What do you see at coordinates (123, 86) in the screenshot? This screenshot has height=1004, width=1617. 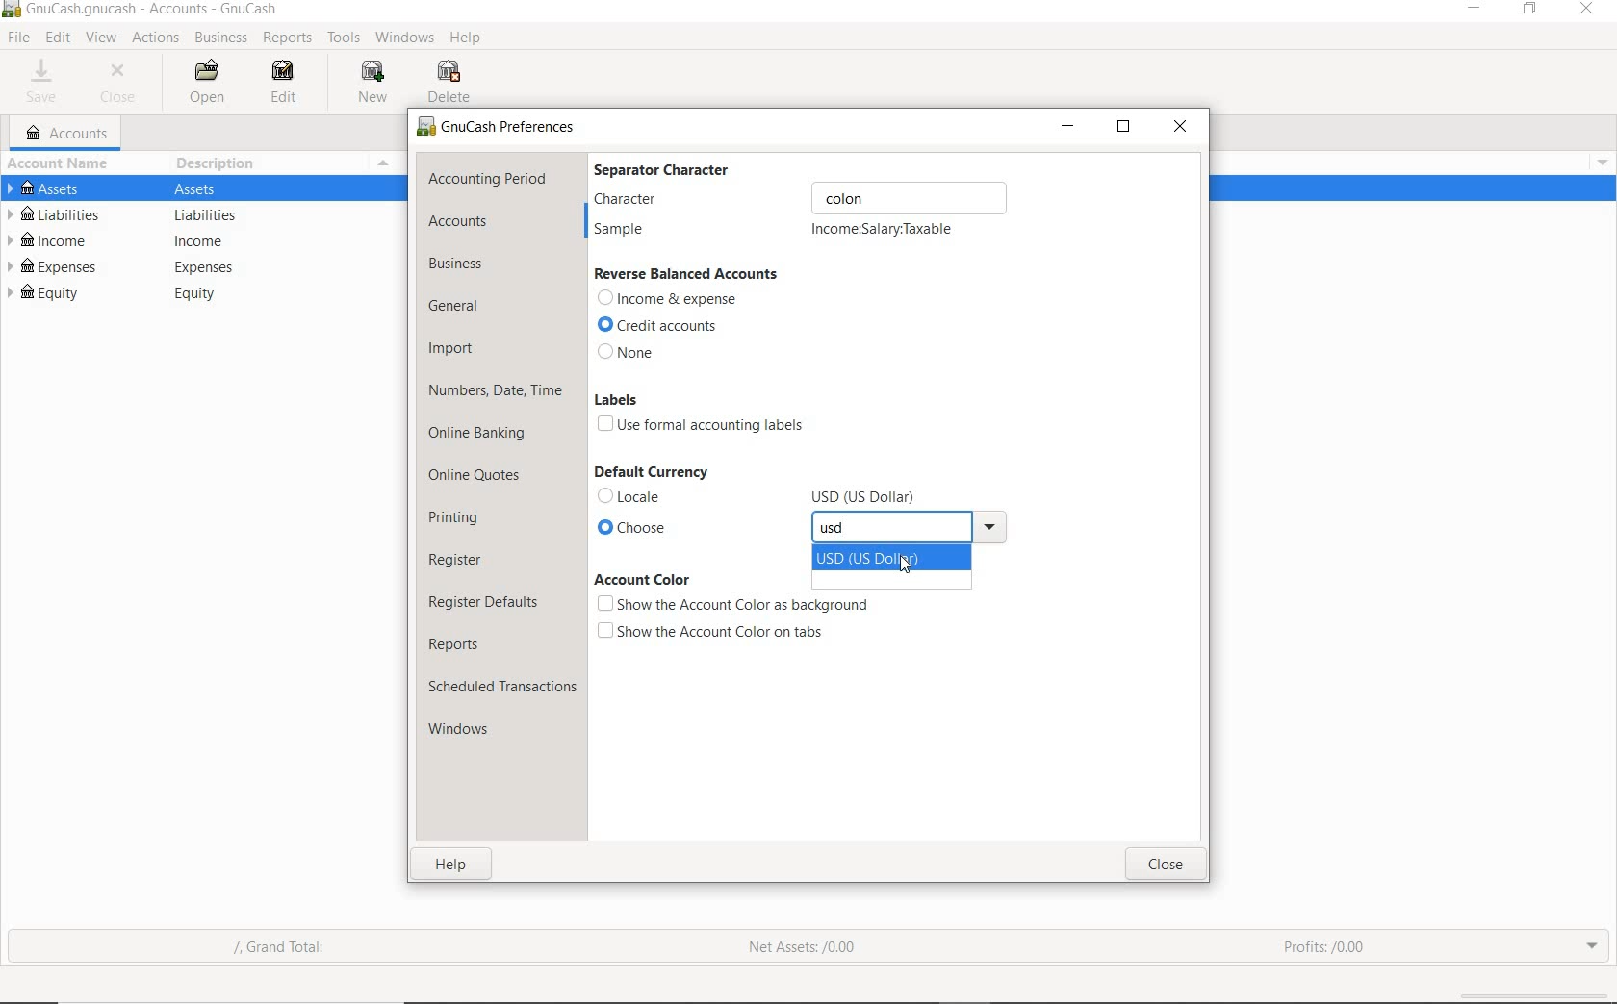 I see `CLOSE` at bounding box center [123, 86].